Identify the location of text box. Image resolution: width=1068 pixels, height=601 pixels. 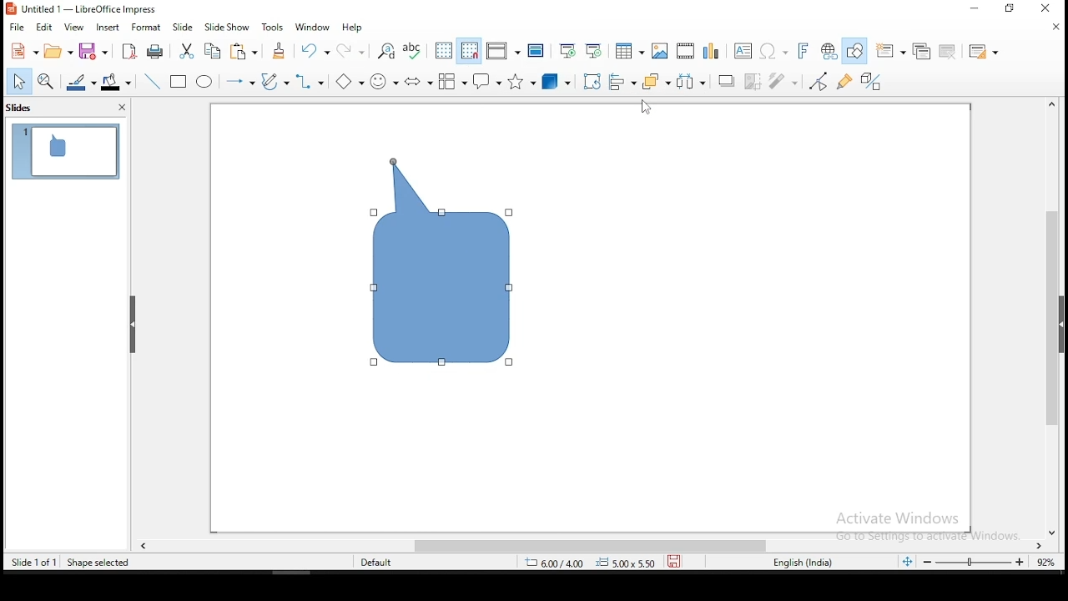
(744, 52).